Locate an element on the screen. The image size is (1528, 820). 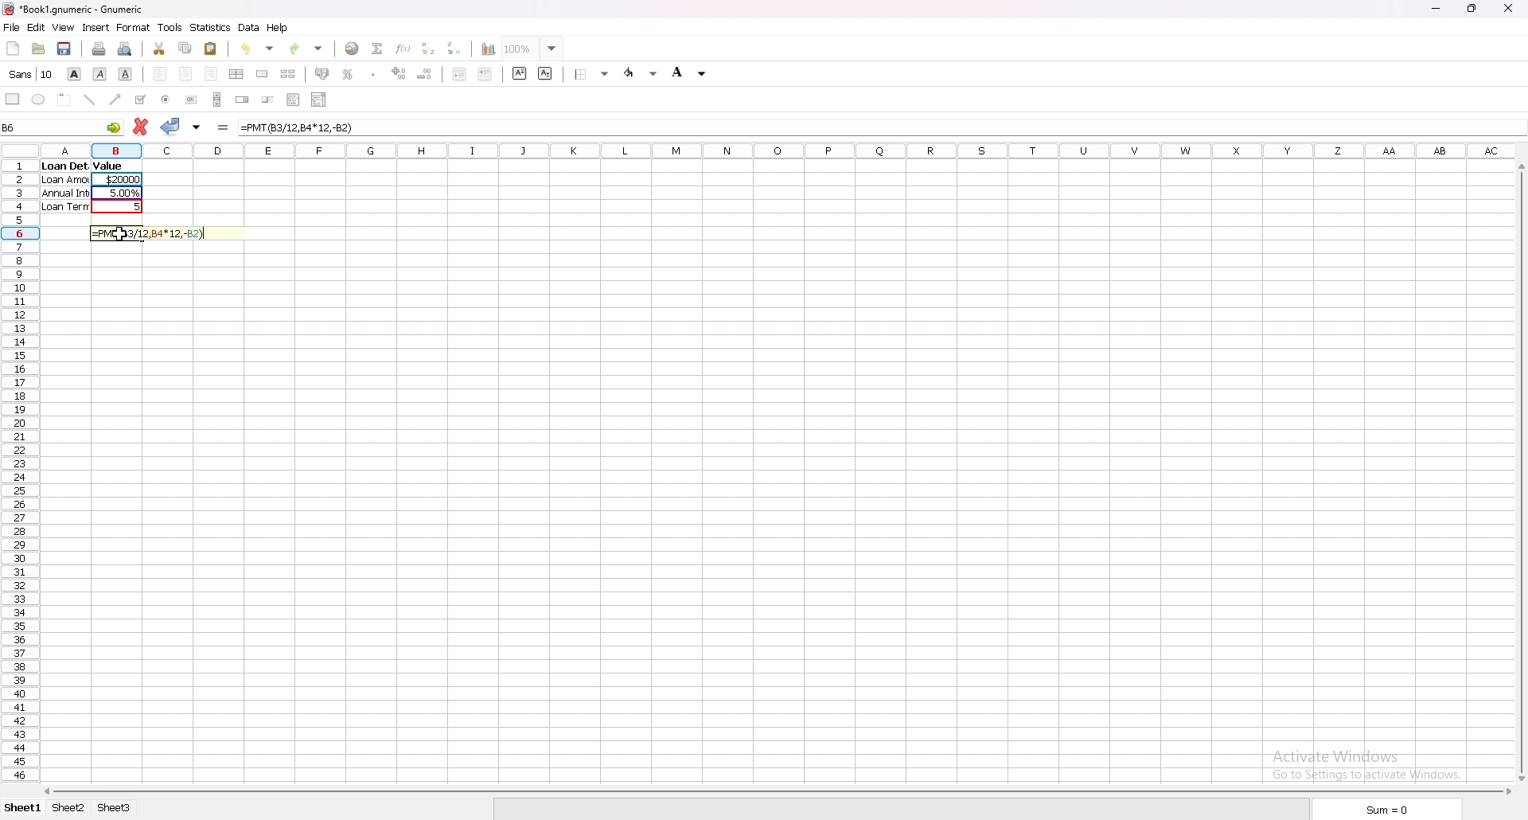
format is located at coordinates (134, 27).